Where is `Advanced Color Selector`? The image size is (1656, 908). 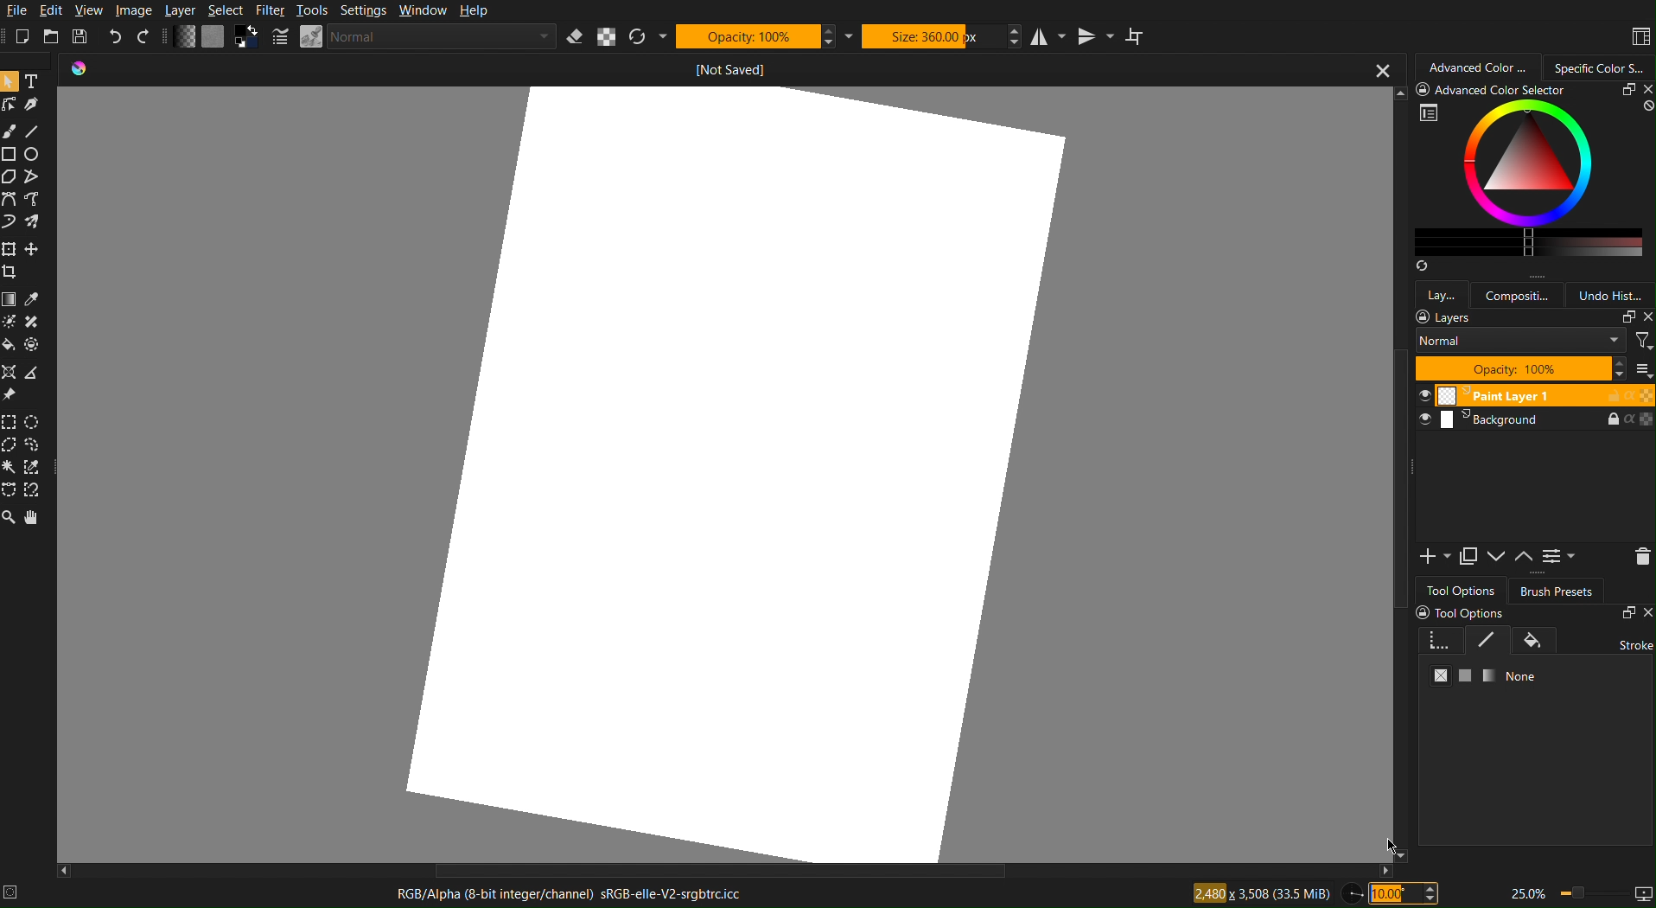
Advanced Color Selector is located at coordinates (1478, 67).